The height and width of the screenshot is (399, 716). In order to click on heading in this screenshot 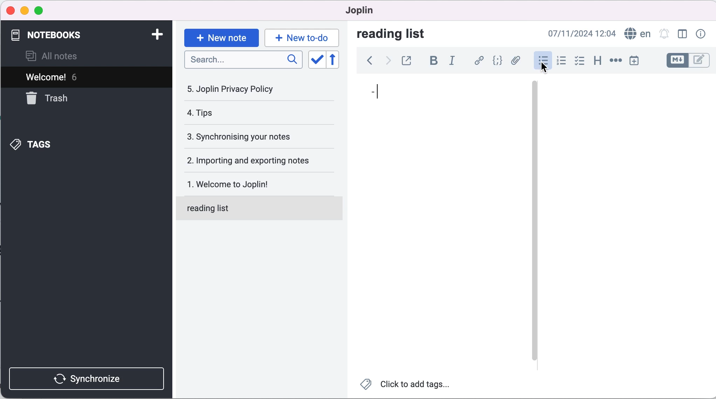, I will do `click(598, 62)`.